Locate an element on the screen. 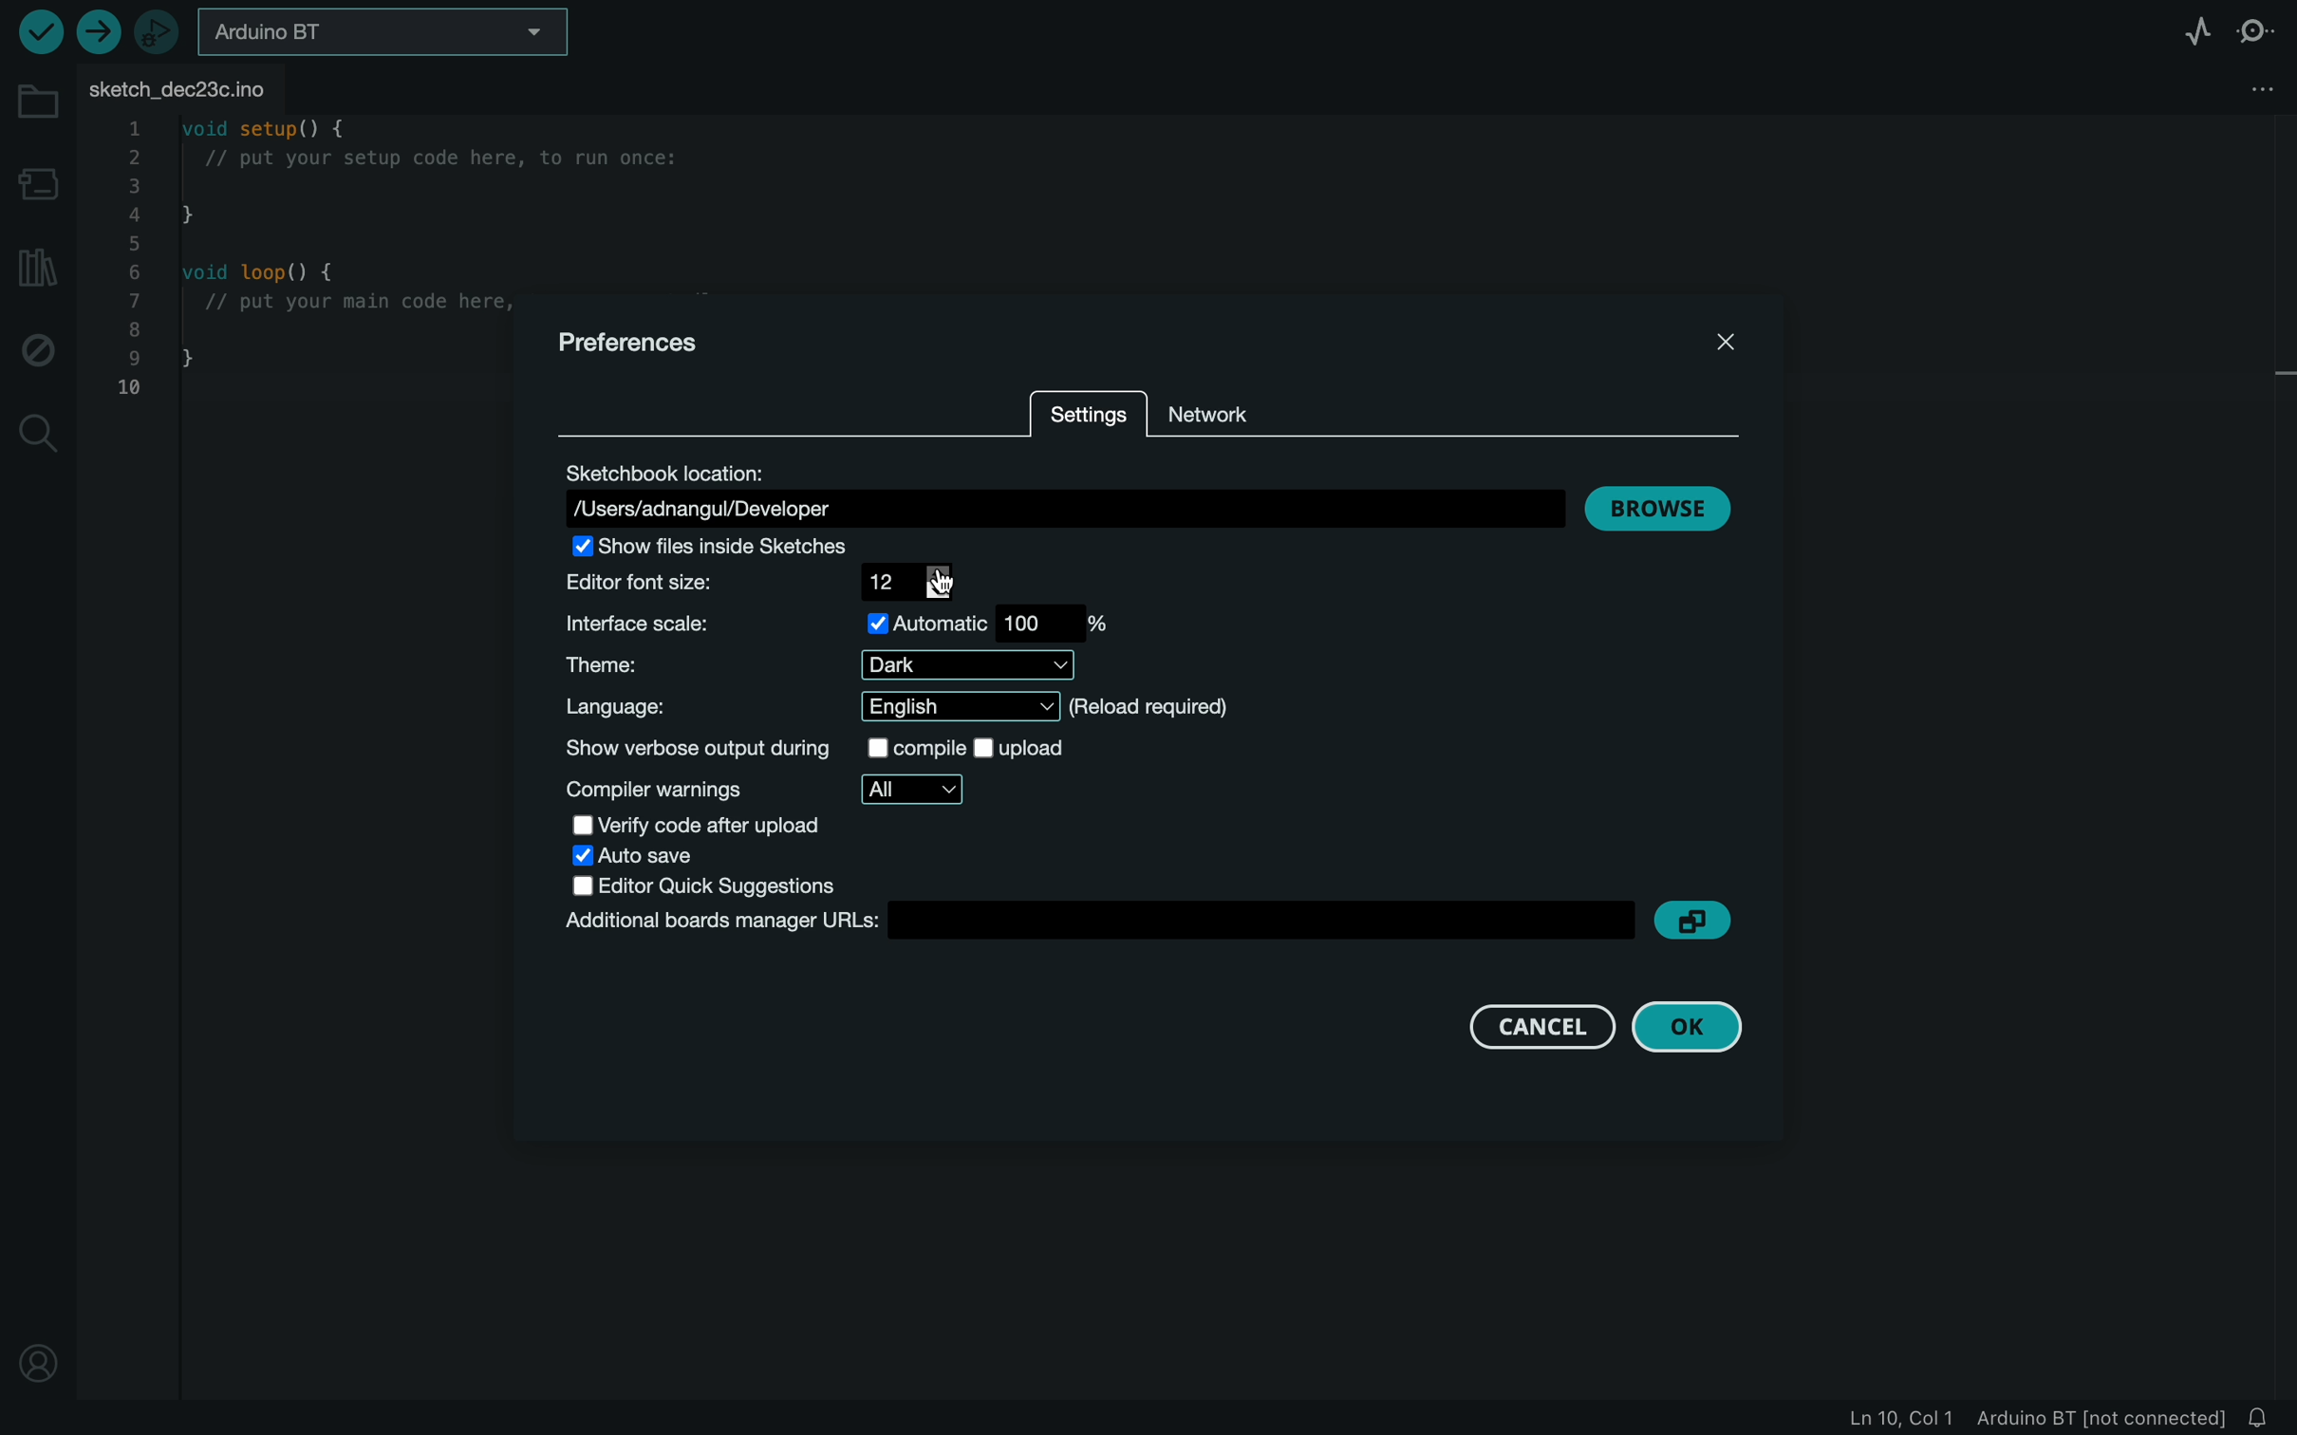  browse is located at coordinates (1659, 508).